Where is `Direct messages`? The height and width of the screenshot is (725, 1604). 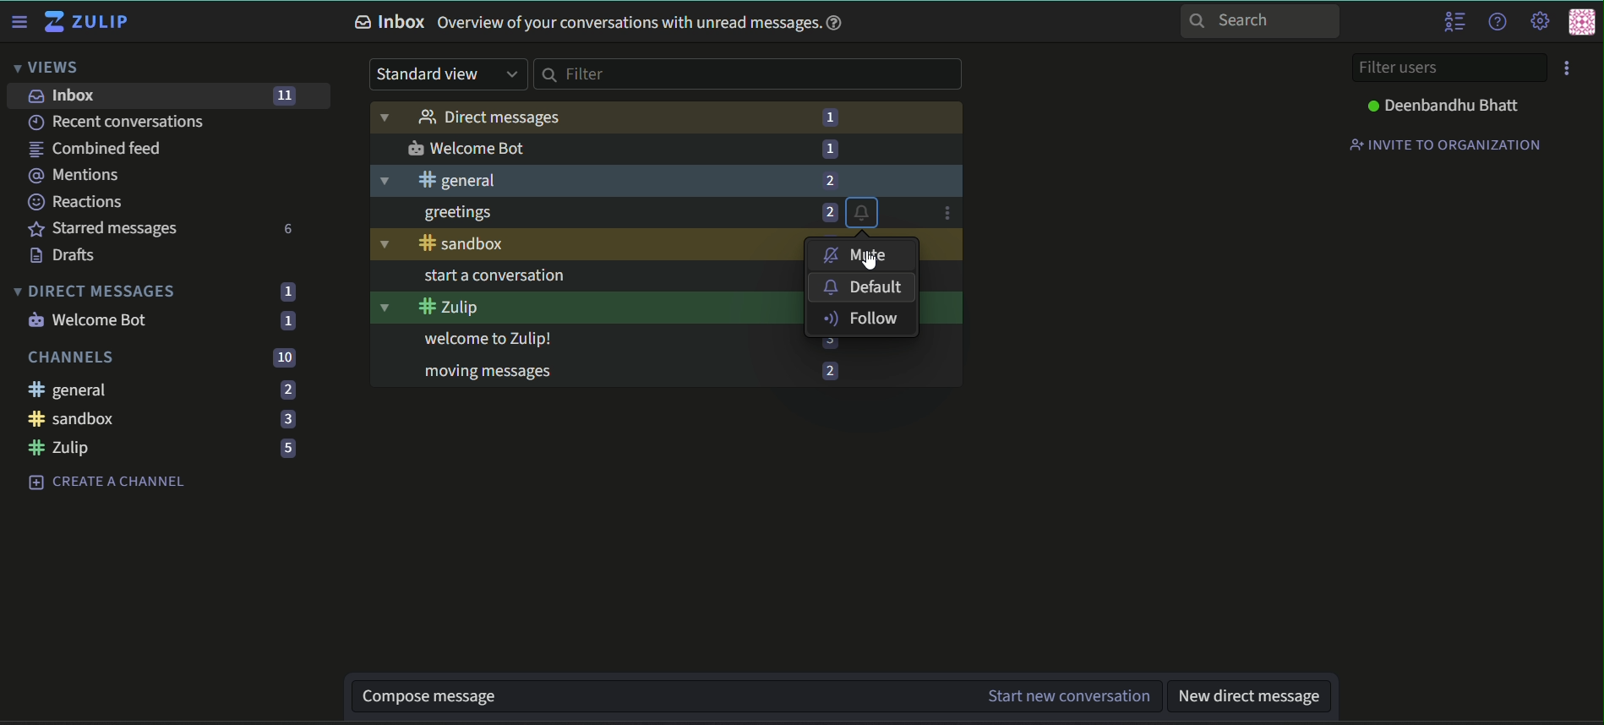
Direct messages is located at coordinates (593, 117).